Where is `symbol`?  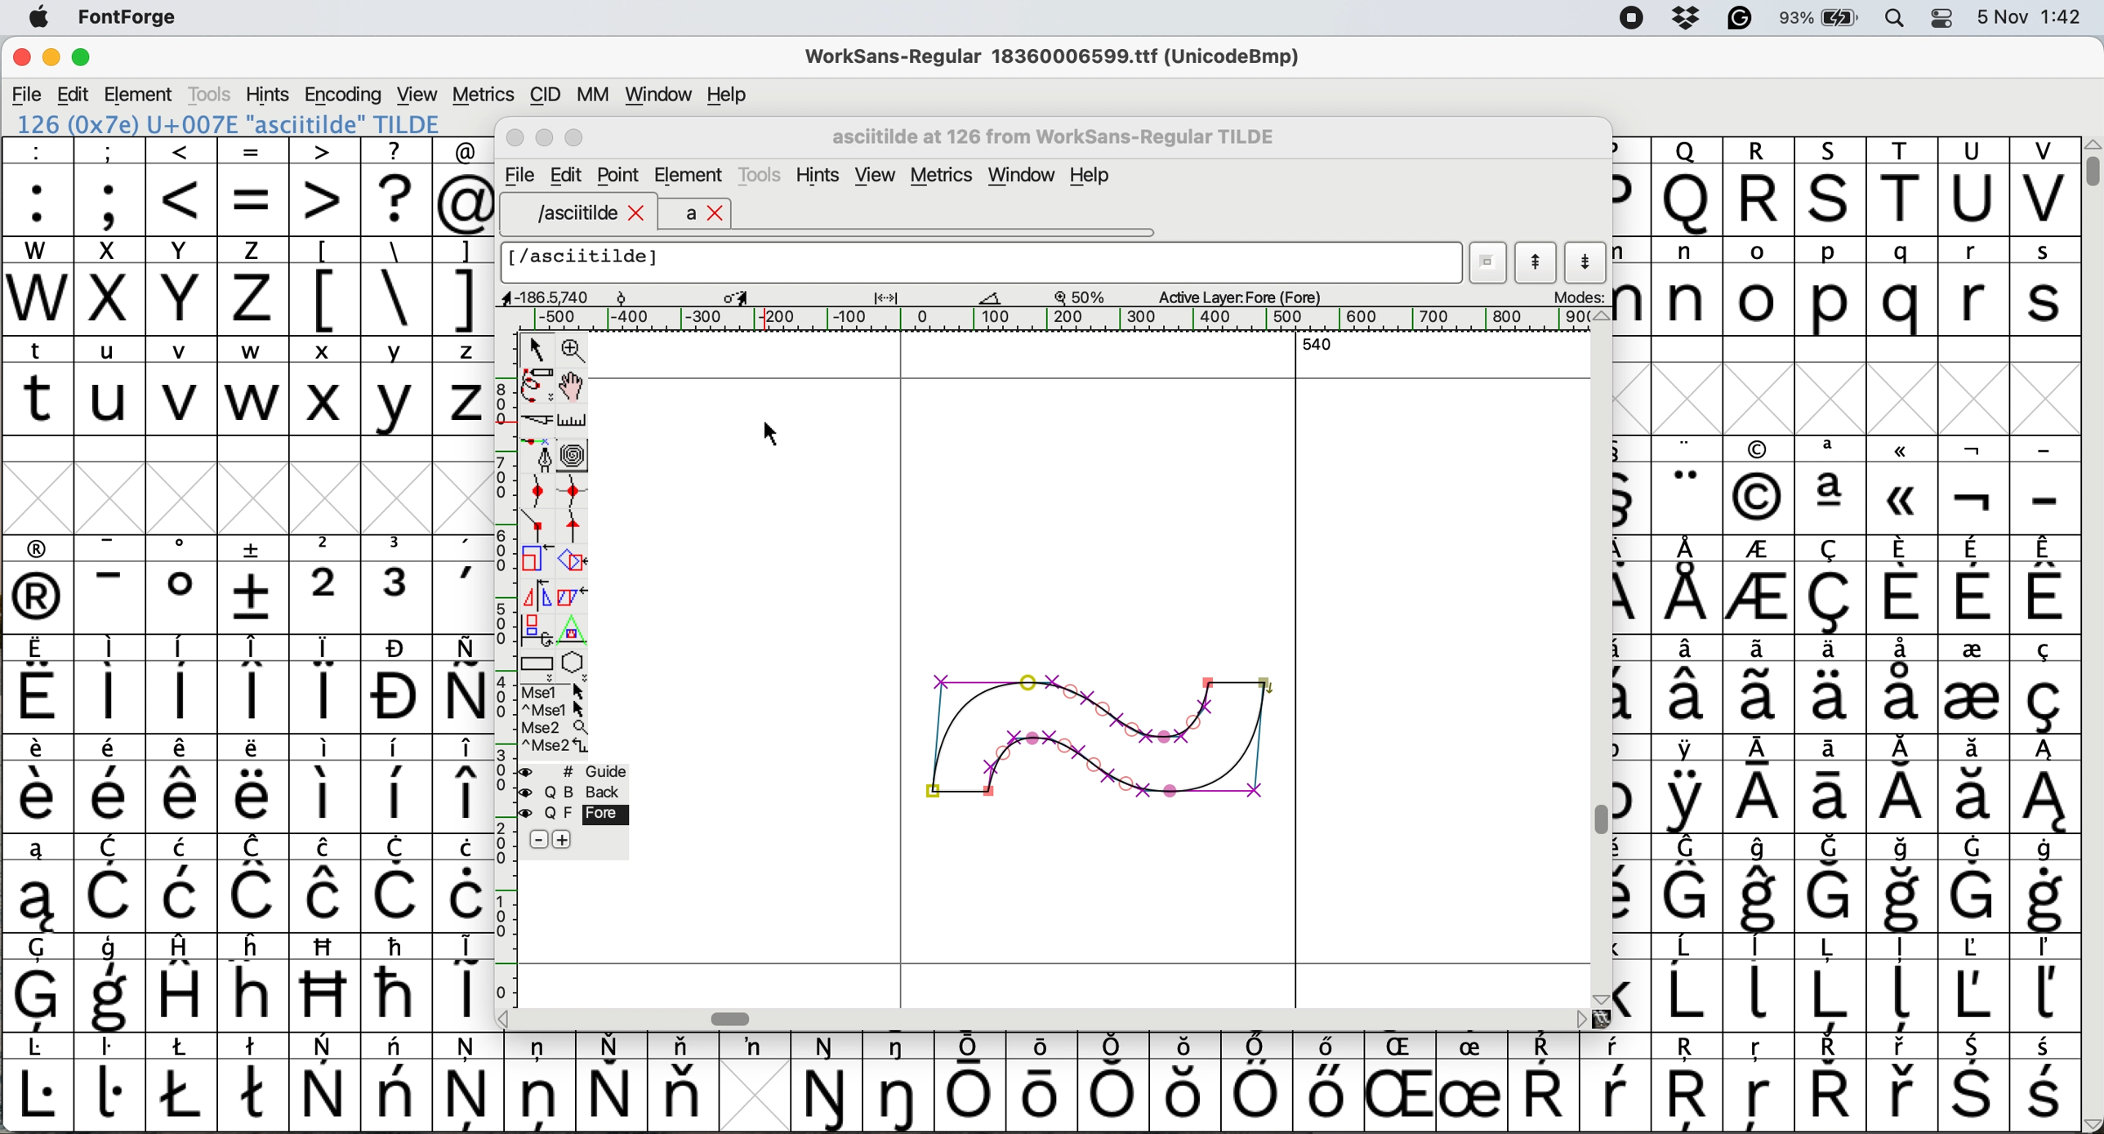
symbol is located at coordinates (1904, 785).